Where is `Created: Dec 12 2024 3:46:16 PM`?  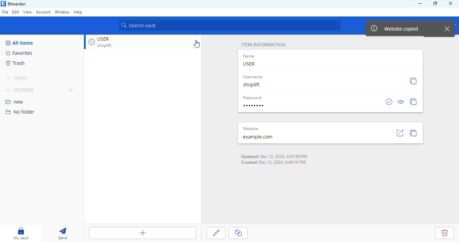
Created: Dec 12 2024 3:46:16 PM is located at coordinates (274, 162).